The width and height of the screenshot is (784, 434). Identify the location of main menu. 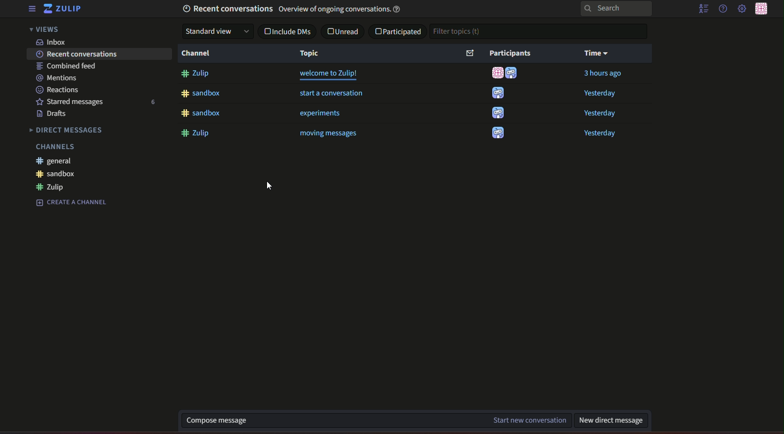
(742, 9).